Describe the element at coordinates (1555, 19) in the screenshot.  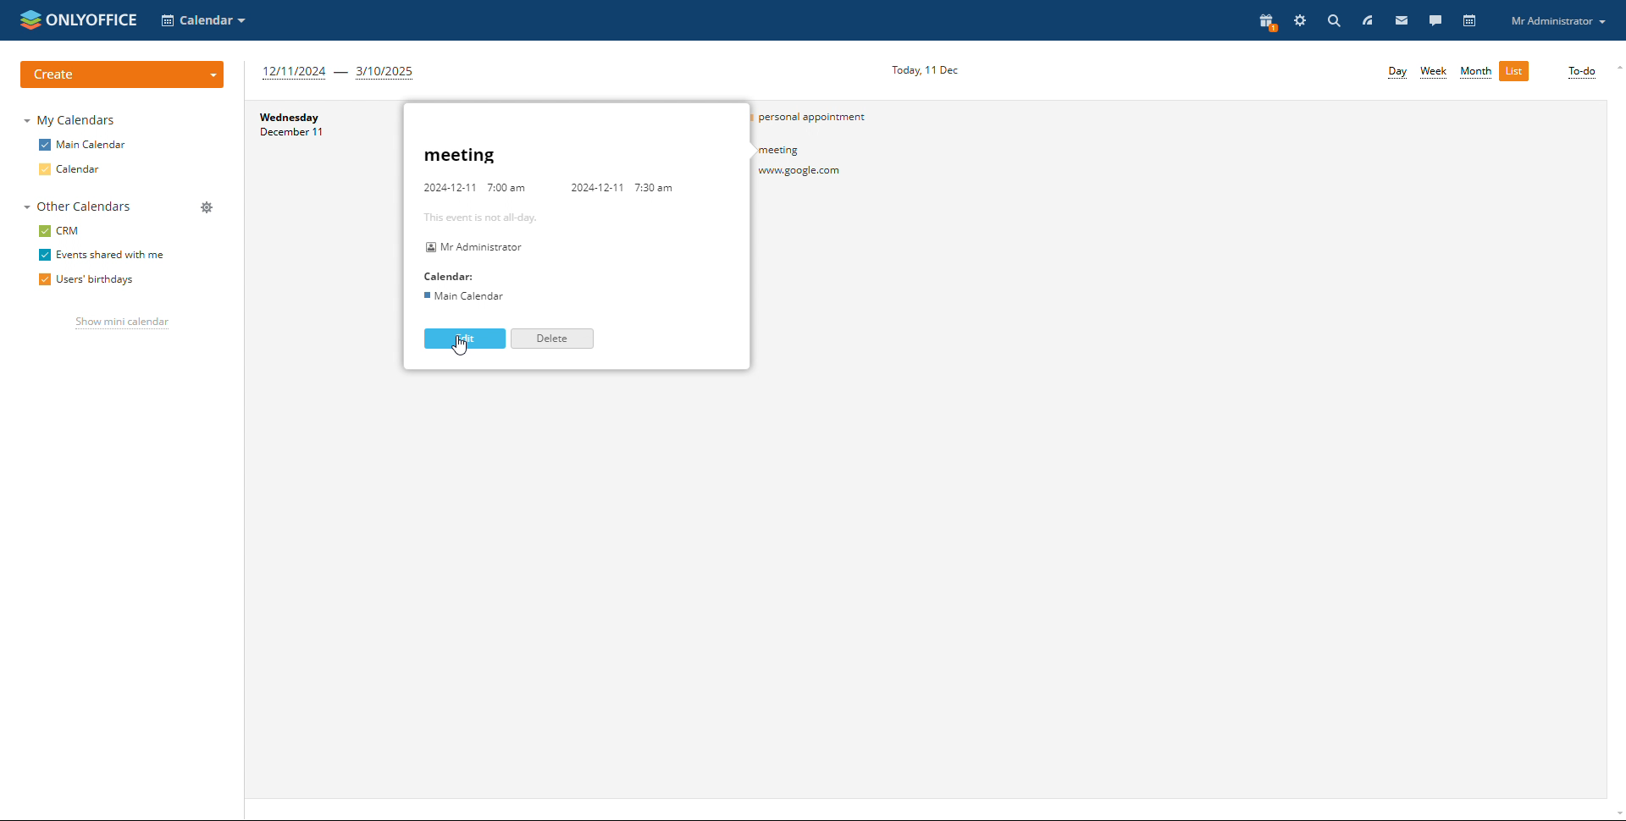
I see `profile` at that location.